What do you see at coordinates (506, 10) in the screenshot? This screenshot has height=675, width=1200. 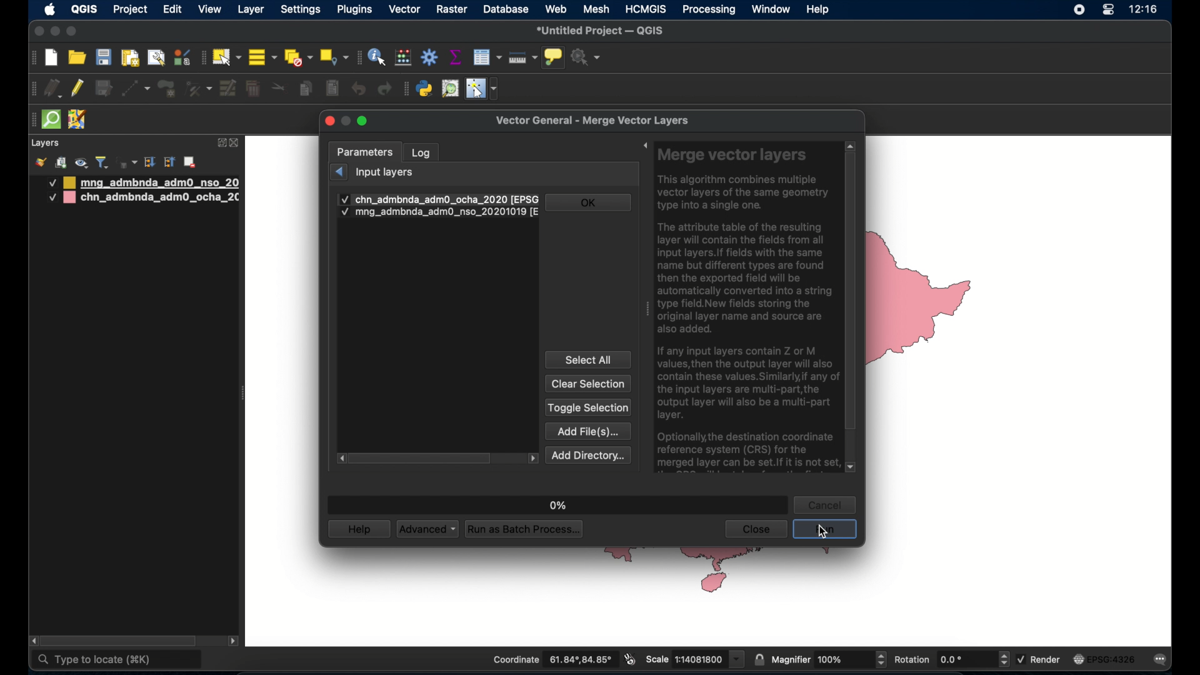 I see `database` at bounding box center [506, 10].